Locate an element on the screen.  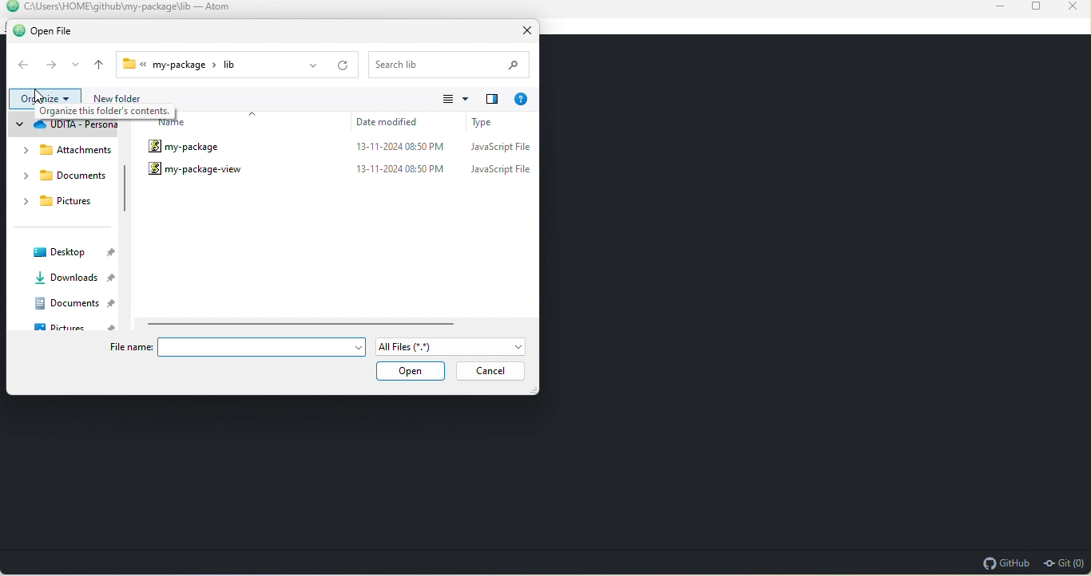
udita personal is located at coordinates (67, 124).